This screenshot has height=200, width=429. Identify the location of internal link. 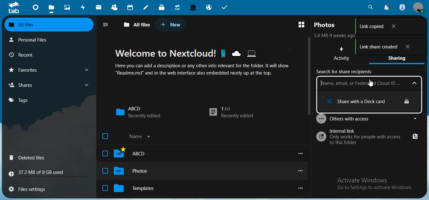
(368, 137).